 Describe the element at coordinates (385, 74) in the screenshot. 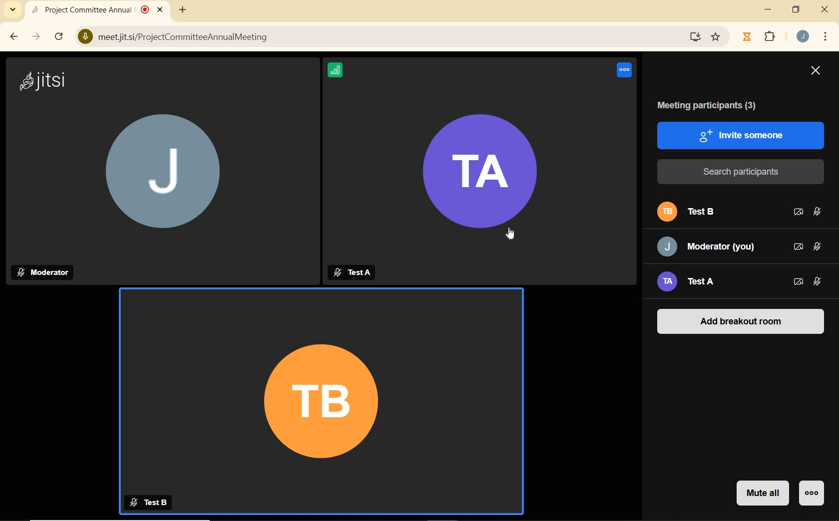

I see `` at that location.